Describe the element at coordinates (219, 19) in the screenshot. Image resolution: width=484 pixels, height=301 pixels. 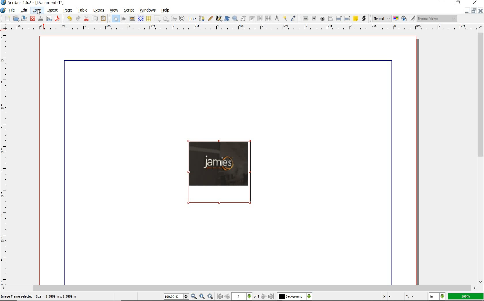
I see `calligraphic line` at that location.